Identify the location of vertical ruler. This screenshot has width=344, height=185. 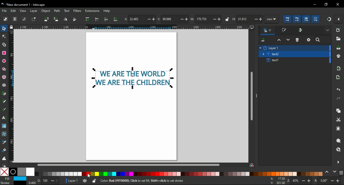
(13, 97).